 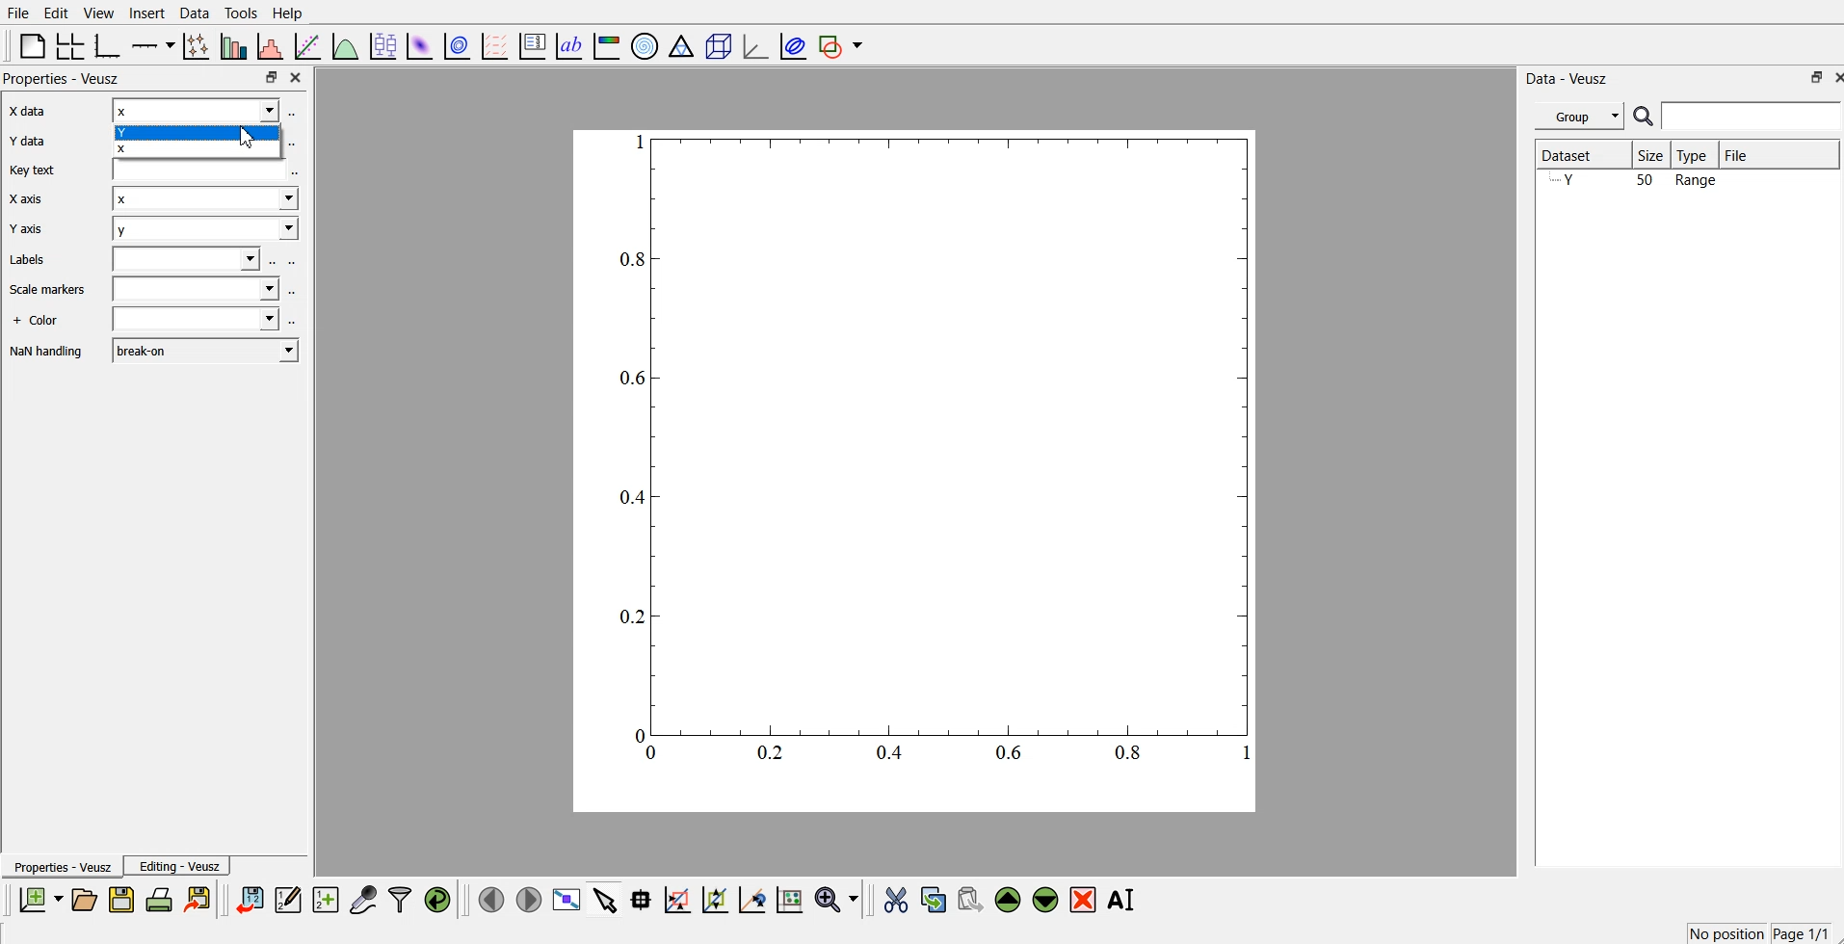 I want to click on draw a rectangle on zoomed graph axes, so click(x=678, y=902).